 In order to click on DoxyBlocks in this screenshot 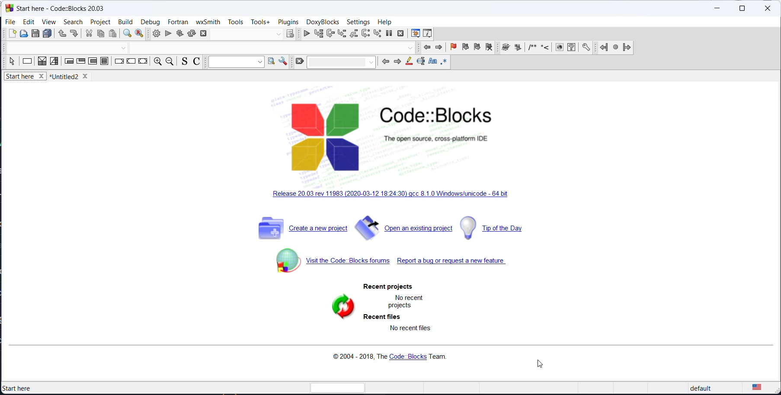, I will do `click(322, 22)`.